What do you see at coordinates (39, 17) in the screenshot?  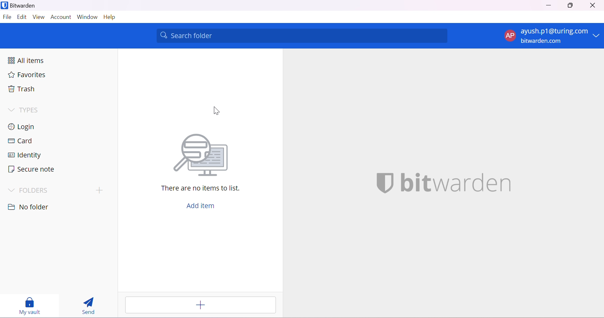 I see `View` at bounding box center [39, 17].